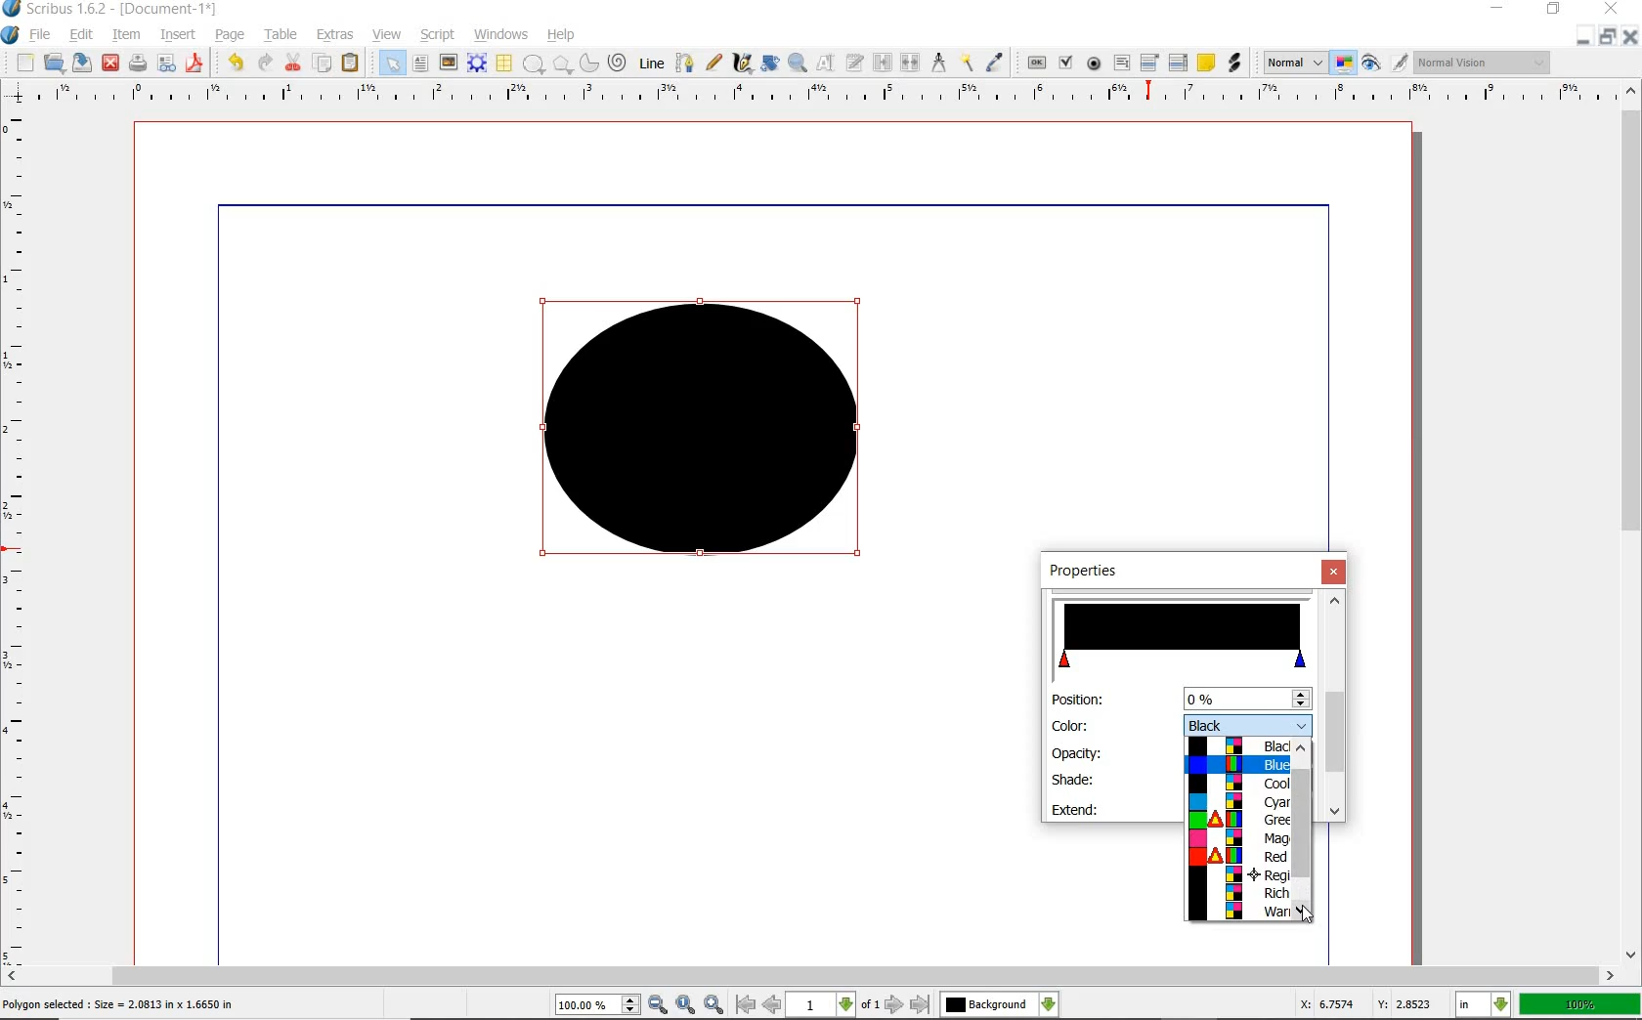 The width and height of the screenshot is (1642, 1020). Describe the element at coordinates (1184, 636) in the screenshot. I see `color stop` at that location.